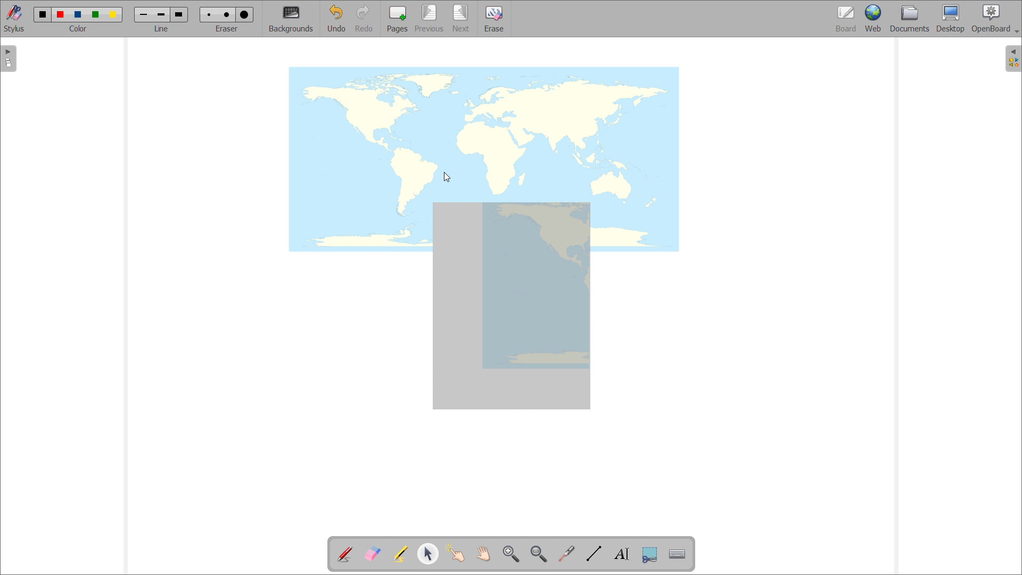 The width and height of the screenshot is (1022, 575). I want to click on zoom in, so click(511, 554).